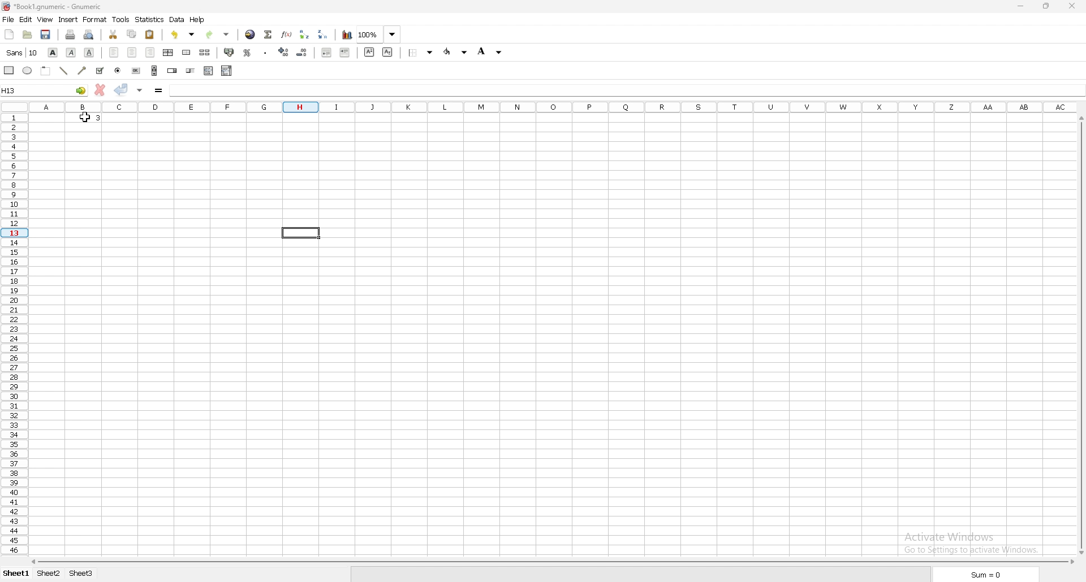 This screenshot has height=582, width=1086. What do you see at coordinates (1070, 6) in the screenshot?
I see `close` at bounding box center [1070, 6].